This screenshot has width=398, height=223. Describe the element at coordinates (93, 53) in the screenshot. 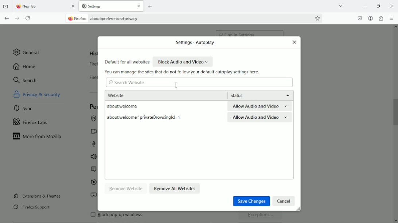

I see `history` at that location.